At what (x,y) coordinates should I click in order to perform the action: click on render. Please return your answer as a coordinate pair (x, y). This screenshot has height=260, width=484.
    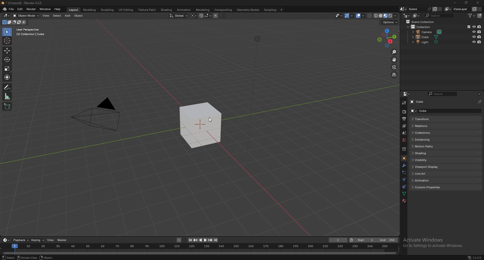
    Looking at the image, I should click on (31, 9).